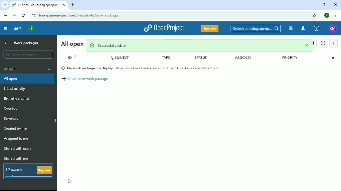 The height and width of the screenshot is (191, 341). Describe the element at coordinates (27, 79) in the screenshot. I see `All open` at that location.